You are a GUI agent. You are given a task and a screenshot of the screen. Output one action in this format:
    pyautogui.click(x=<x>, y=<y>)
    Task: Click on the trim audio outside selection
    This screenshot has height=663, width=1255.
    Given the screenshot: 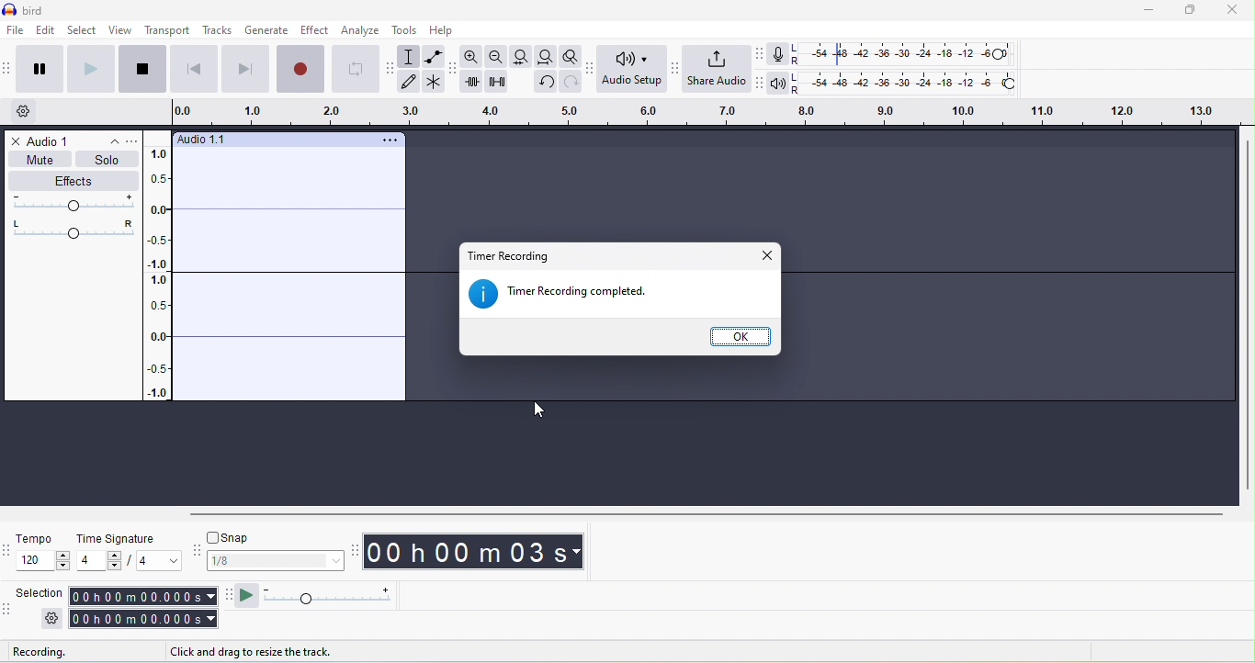 What is the action you would take?
    pyautogui.click(x=473, y=84)
    